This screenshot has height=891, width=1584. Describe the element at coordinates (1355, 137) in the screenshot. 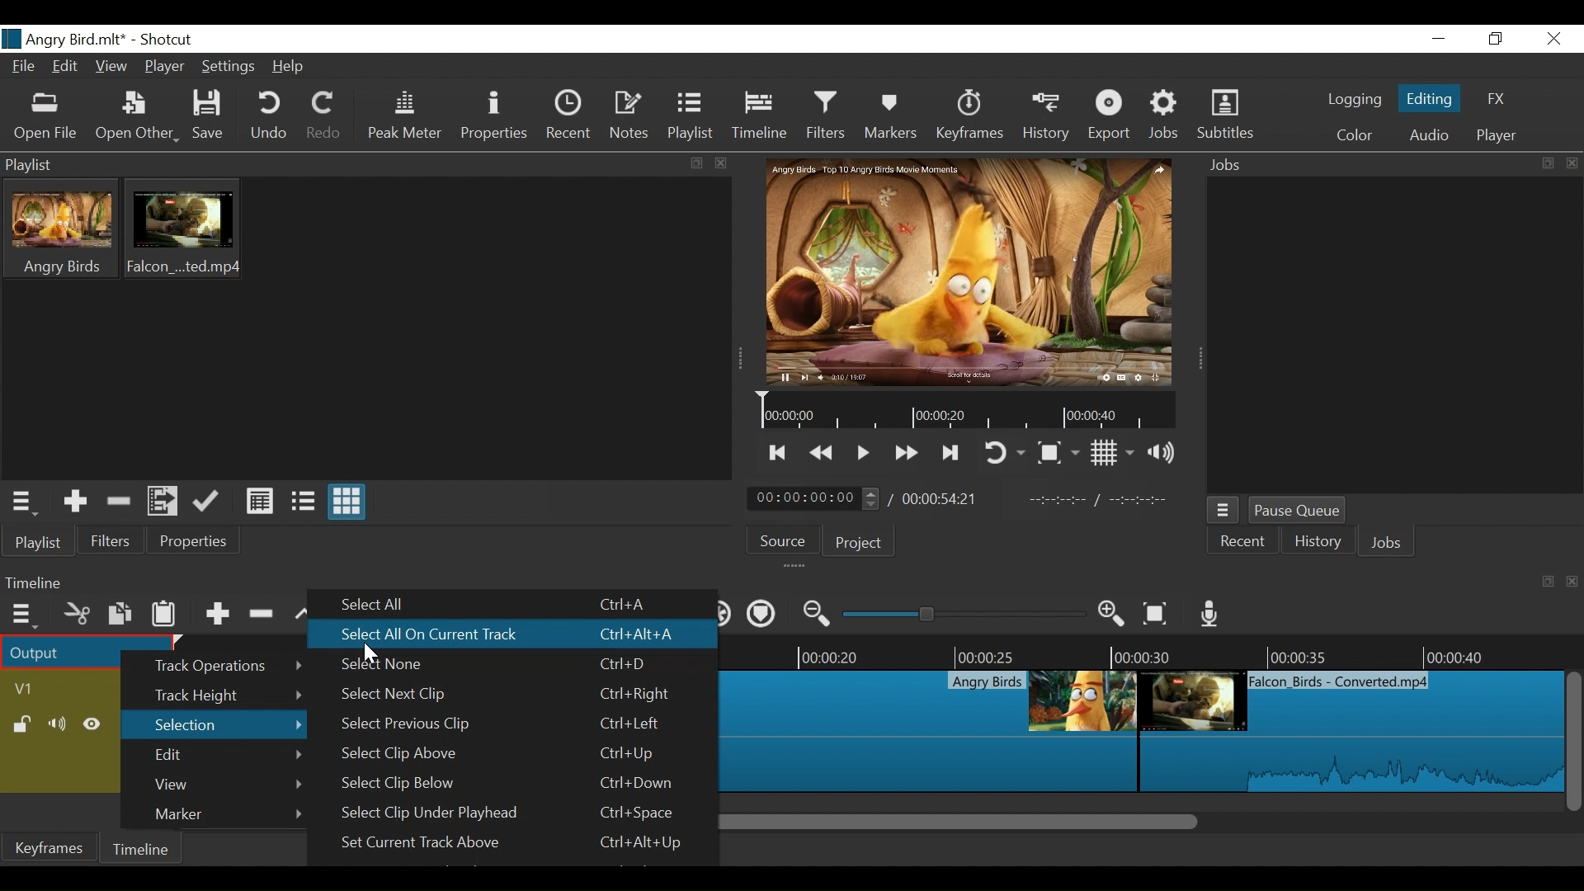

I see `Color` at that location.